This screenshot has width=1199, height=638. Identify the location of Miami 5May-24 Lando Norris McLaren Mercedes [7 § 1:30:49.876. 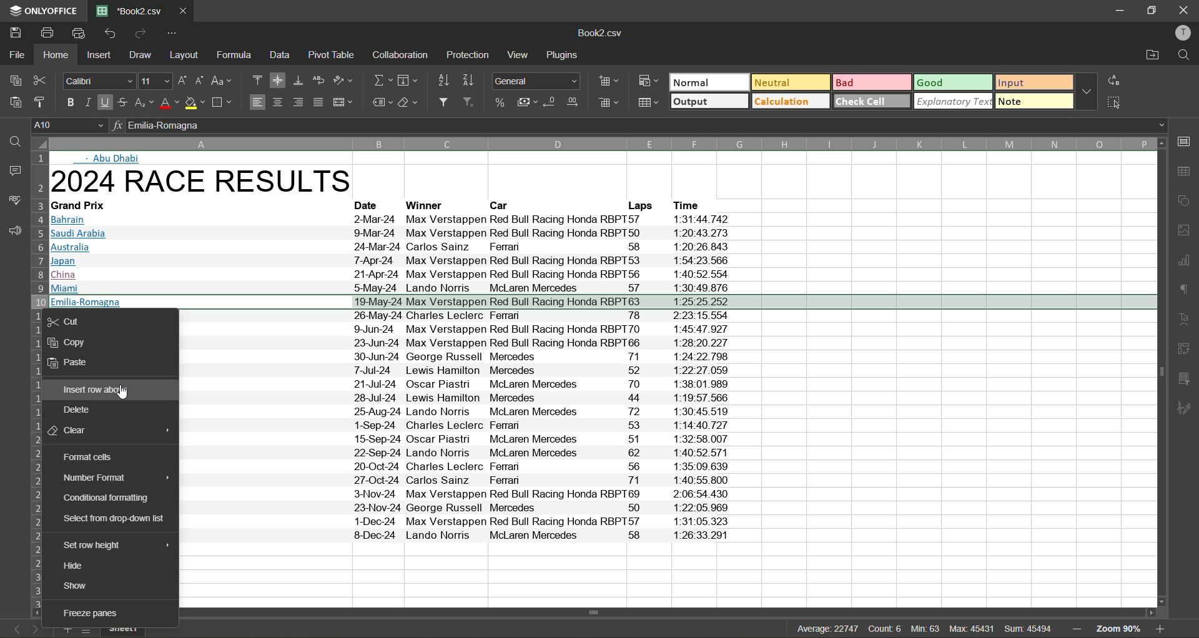
(391, 288).